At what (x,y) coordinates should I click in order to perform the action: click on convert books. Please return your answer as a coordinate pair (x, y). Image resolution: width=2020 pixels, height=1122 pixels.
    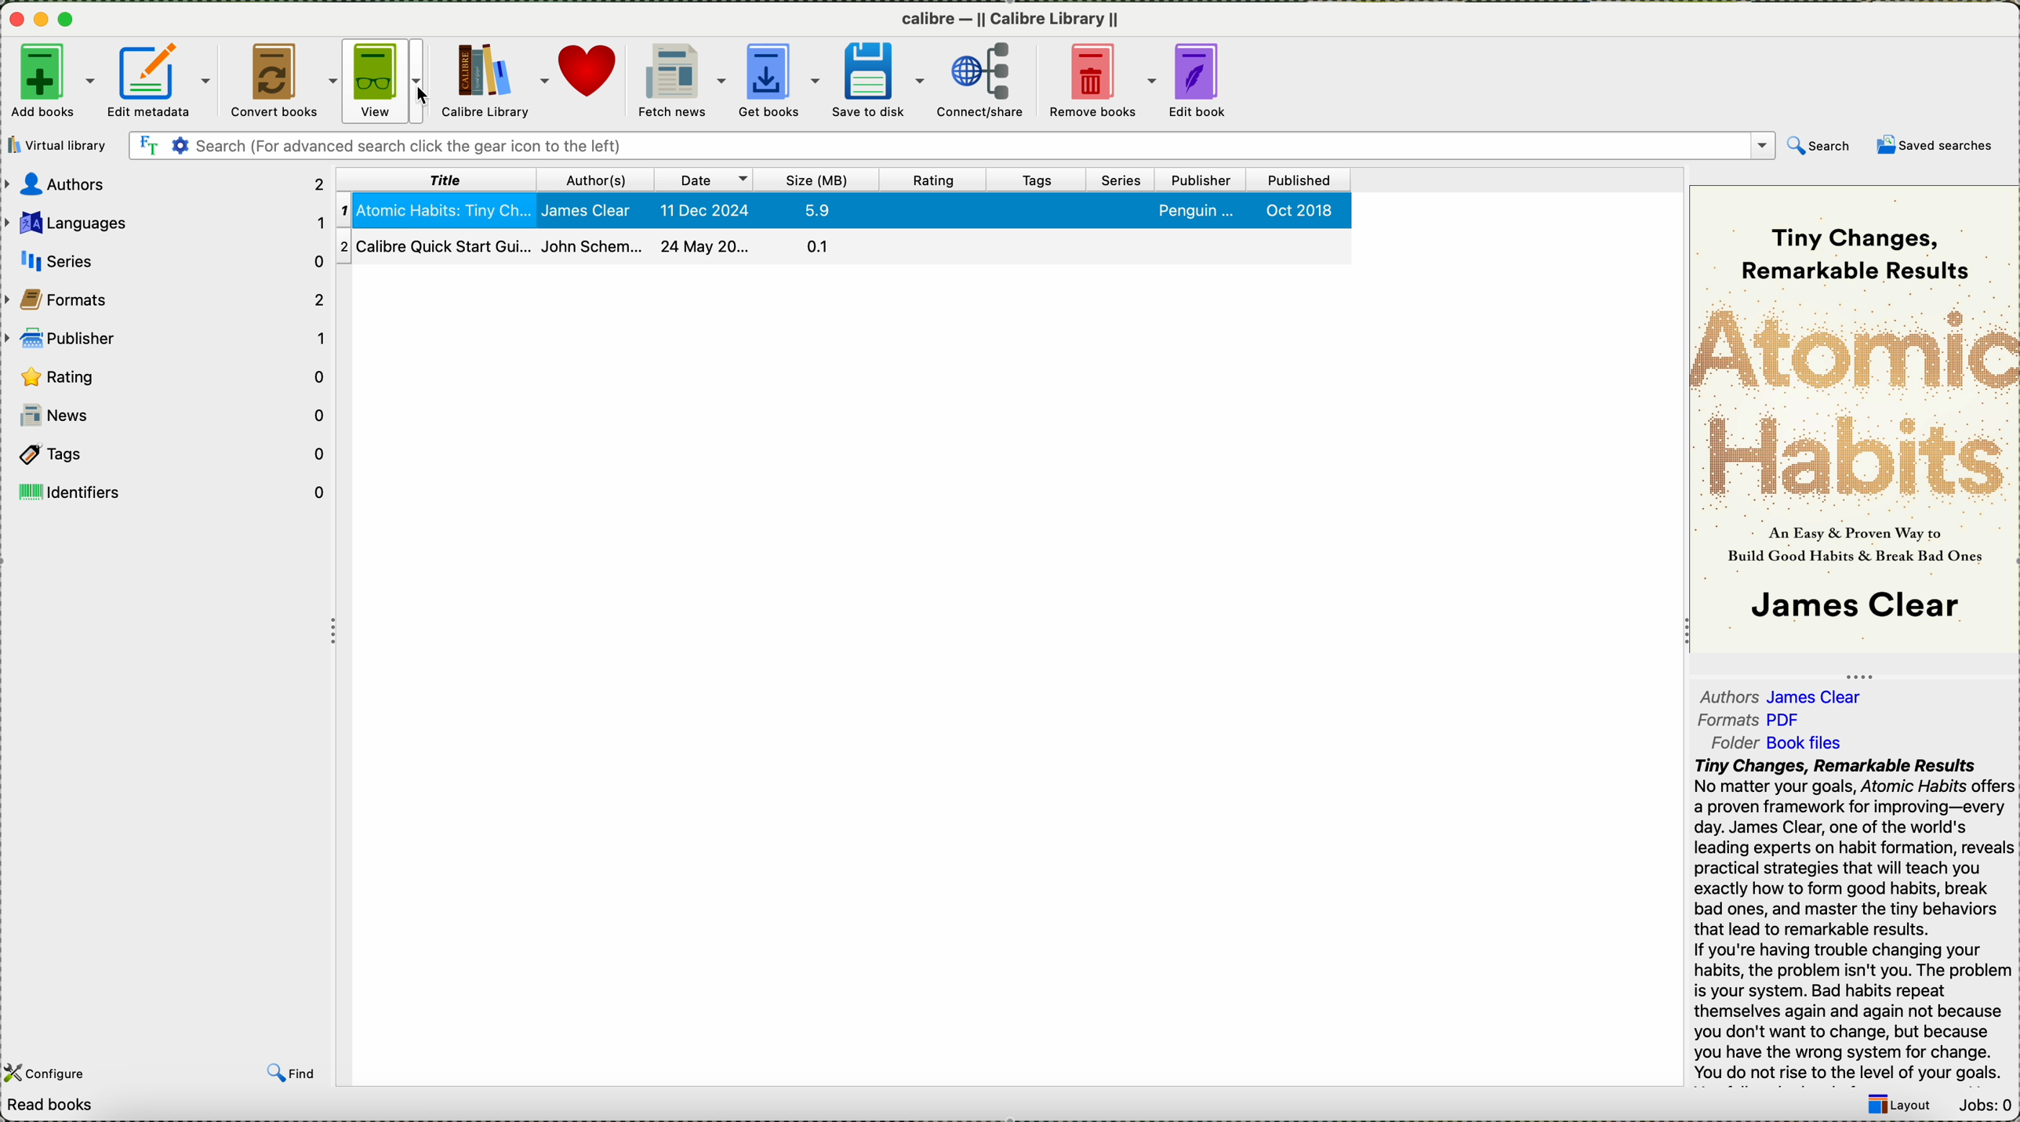
    Looking at the image, I should click on (285, 81).